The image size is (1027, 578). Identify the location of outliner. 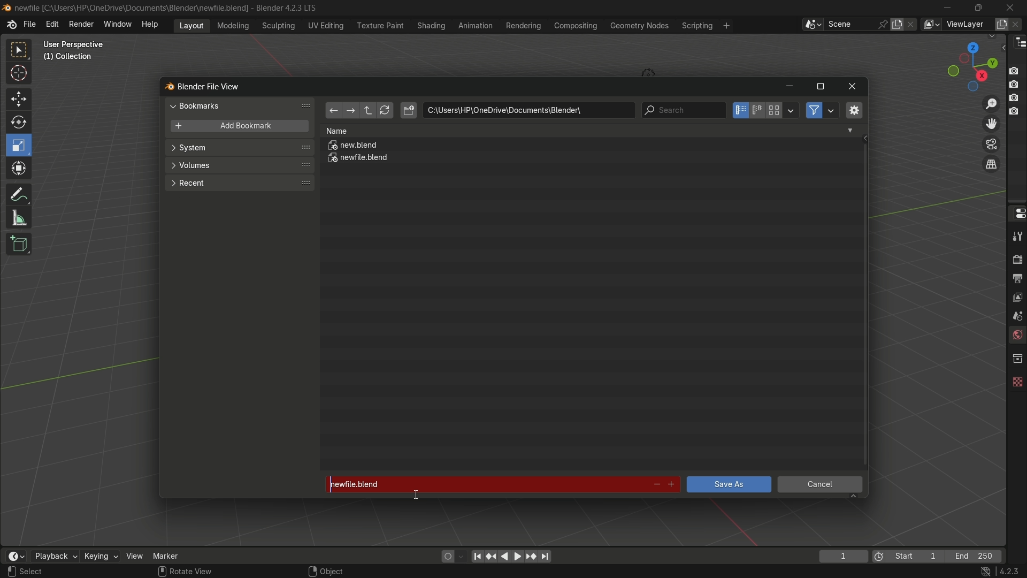
(1017, 42).